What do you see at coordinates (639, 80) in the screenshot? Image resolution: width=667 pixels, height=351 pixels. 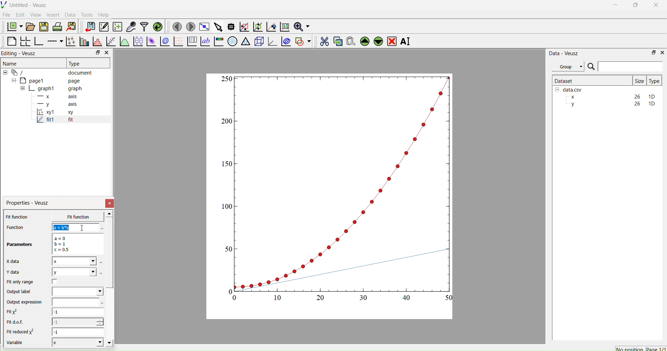 I see `| Size` at bounding box center [639, 80].